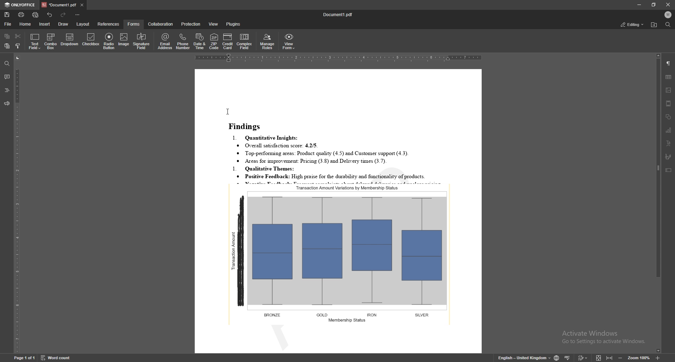  Describe the element at coordinates (667, 5) in the screenshot. I see `close` at that location.